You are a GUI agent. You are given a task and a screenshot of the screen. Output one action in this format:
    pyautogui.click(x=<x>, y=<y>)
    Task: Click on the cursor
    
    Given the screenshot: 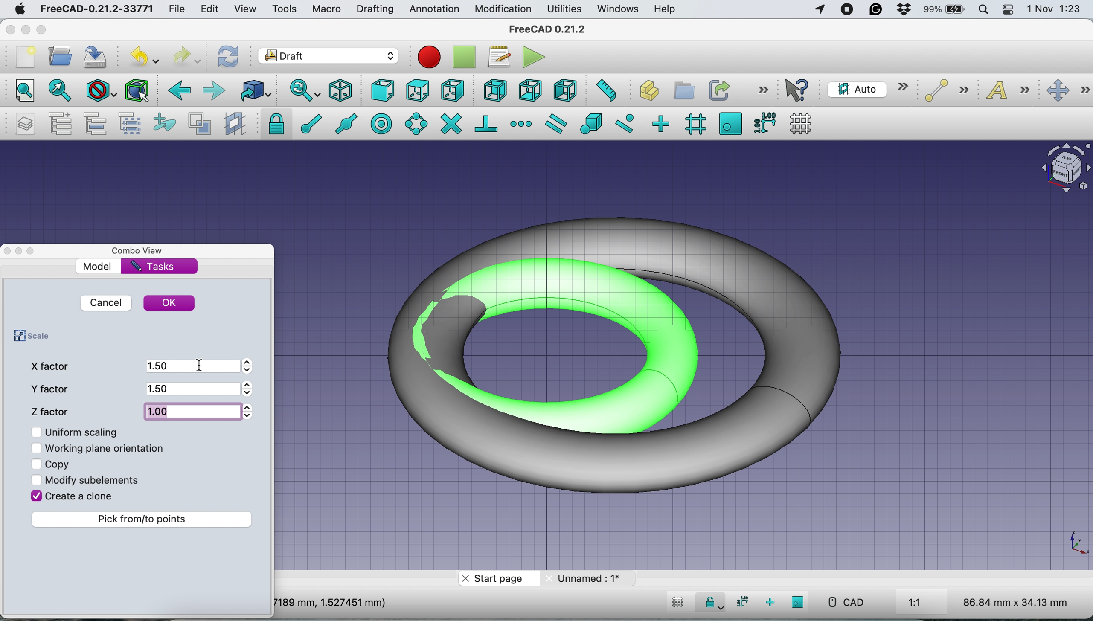 What is the action you would take?
    pyautogui.click(x=202, y=365)
    